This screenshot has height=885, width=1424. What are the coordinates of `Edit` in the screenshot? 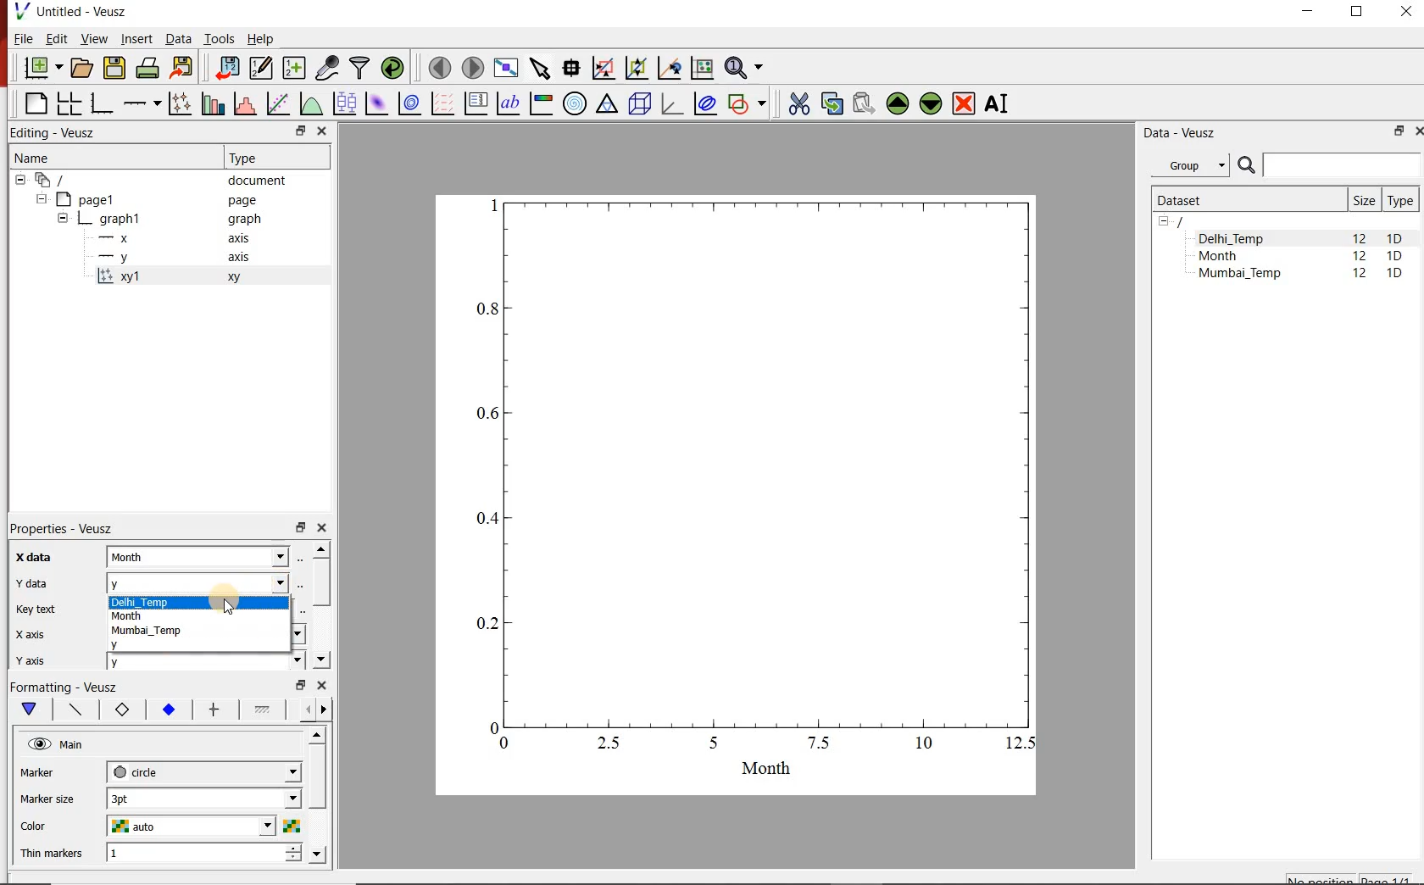 It's located at (55, 38).